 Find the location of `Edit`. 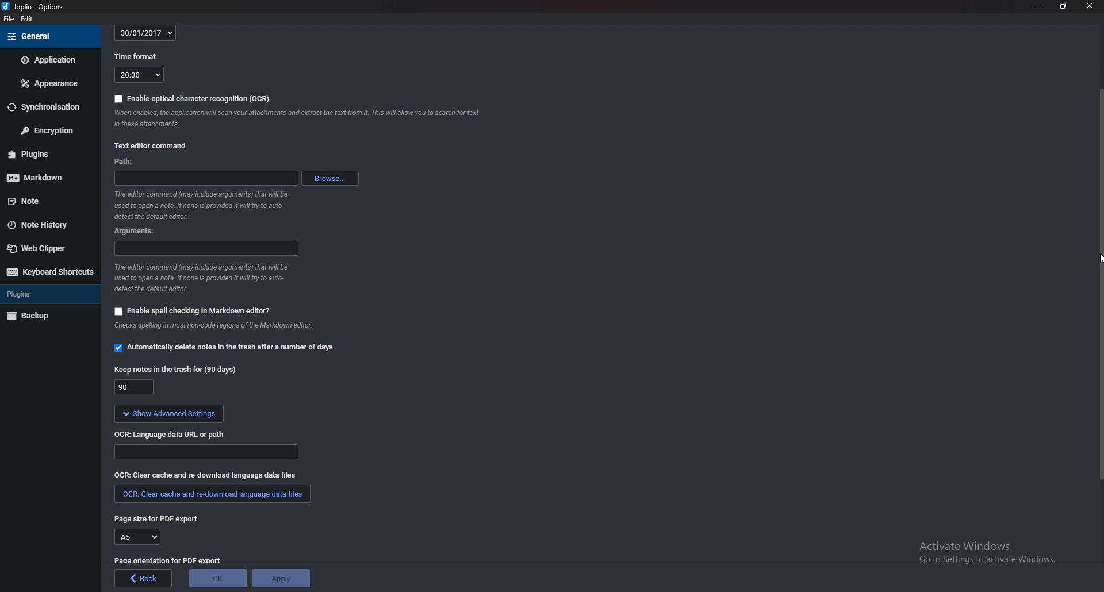

Edit is located at coordinates (28, 19).